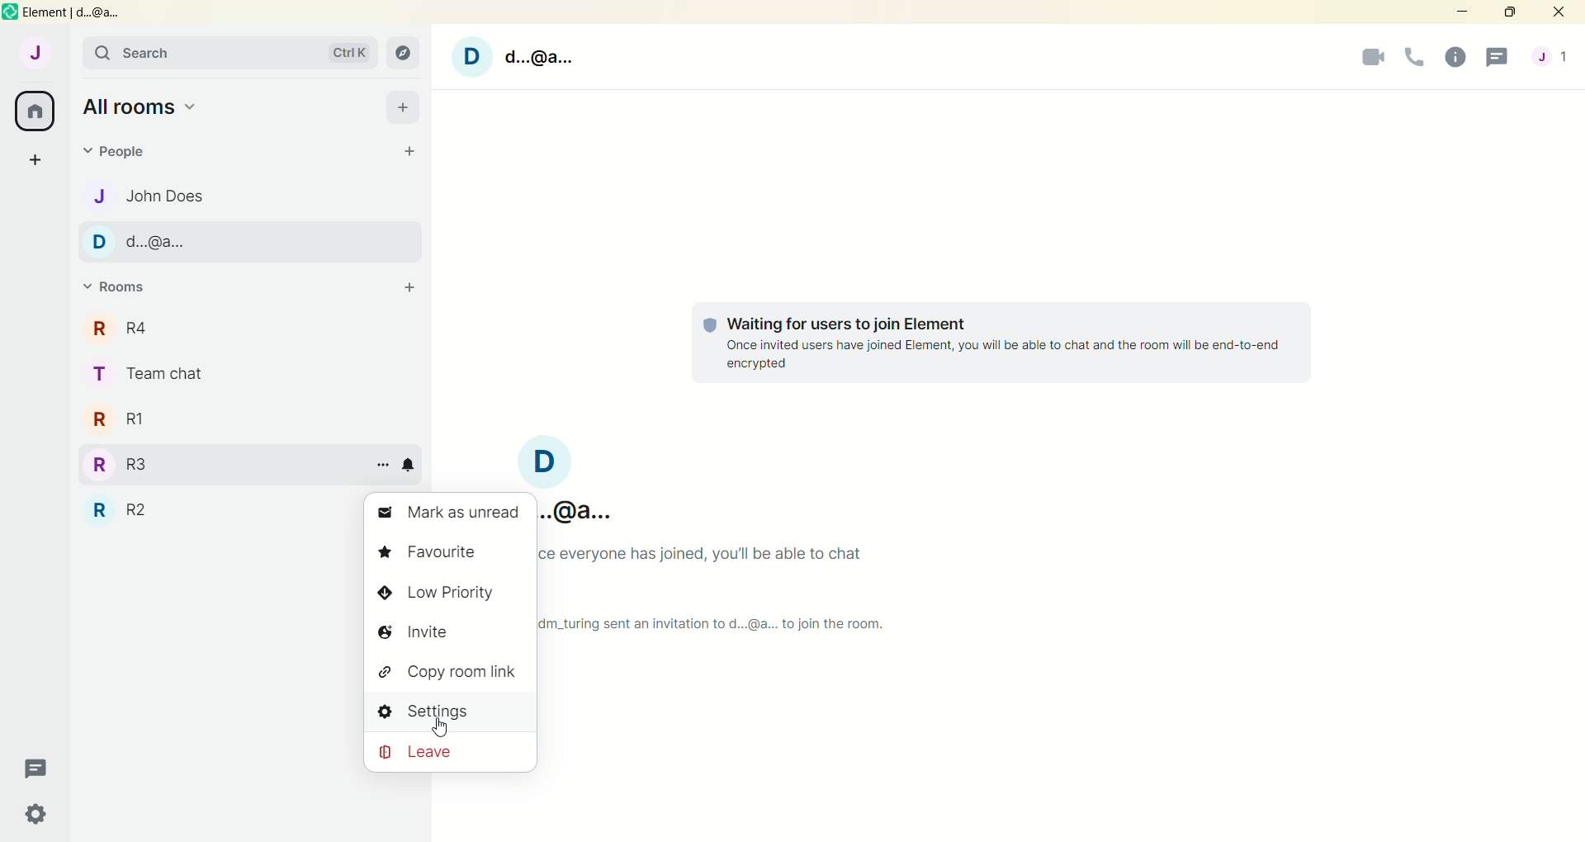 Image resolution: width=1585 pixels, height=842 pixels. Describe the element at coordinates (409, 153) in the screenshot. I see `start chat` at that location.